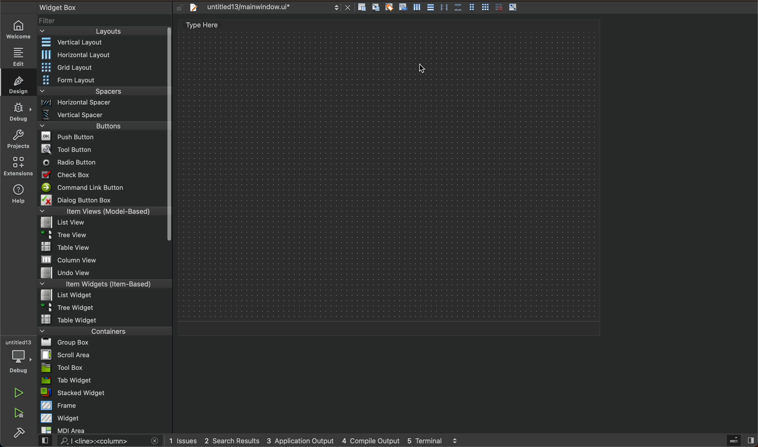 The height and width of the screenshot is (447, 758). Describe the element at coordinates (104, 406) in the screenshot. I see `frame` at that location.